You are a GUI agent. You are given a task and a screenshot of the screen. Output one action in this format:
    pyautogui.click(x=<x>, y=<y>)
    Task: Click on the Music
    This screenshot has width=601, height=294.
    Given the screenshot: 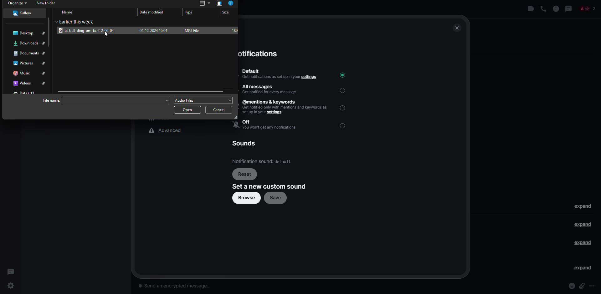 What is the action you would take?
    pyautogui.click(x=31, y=72)
    